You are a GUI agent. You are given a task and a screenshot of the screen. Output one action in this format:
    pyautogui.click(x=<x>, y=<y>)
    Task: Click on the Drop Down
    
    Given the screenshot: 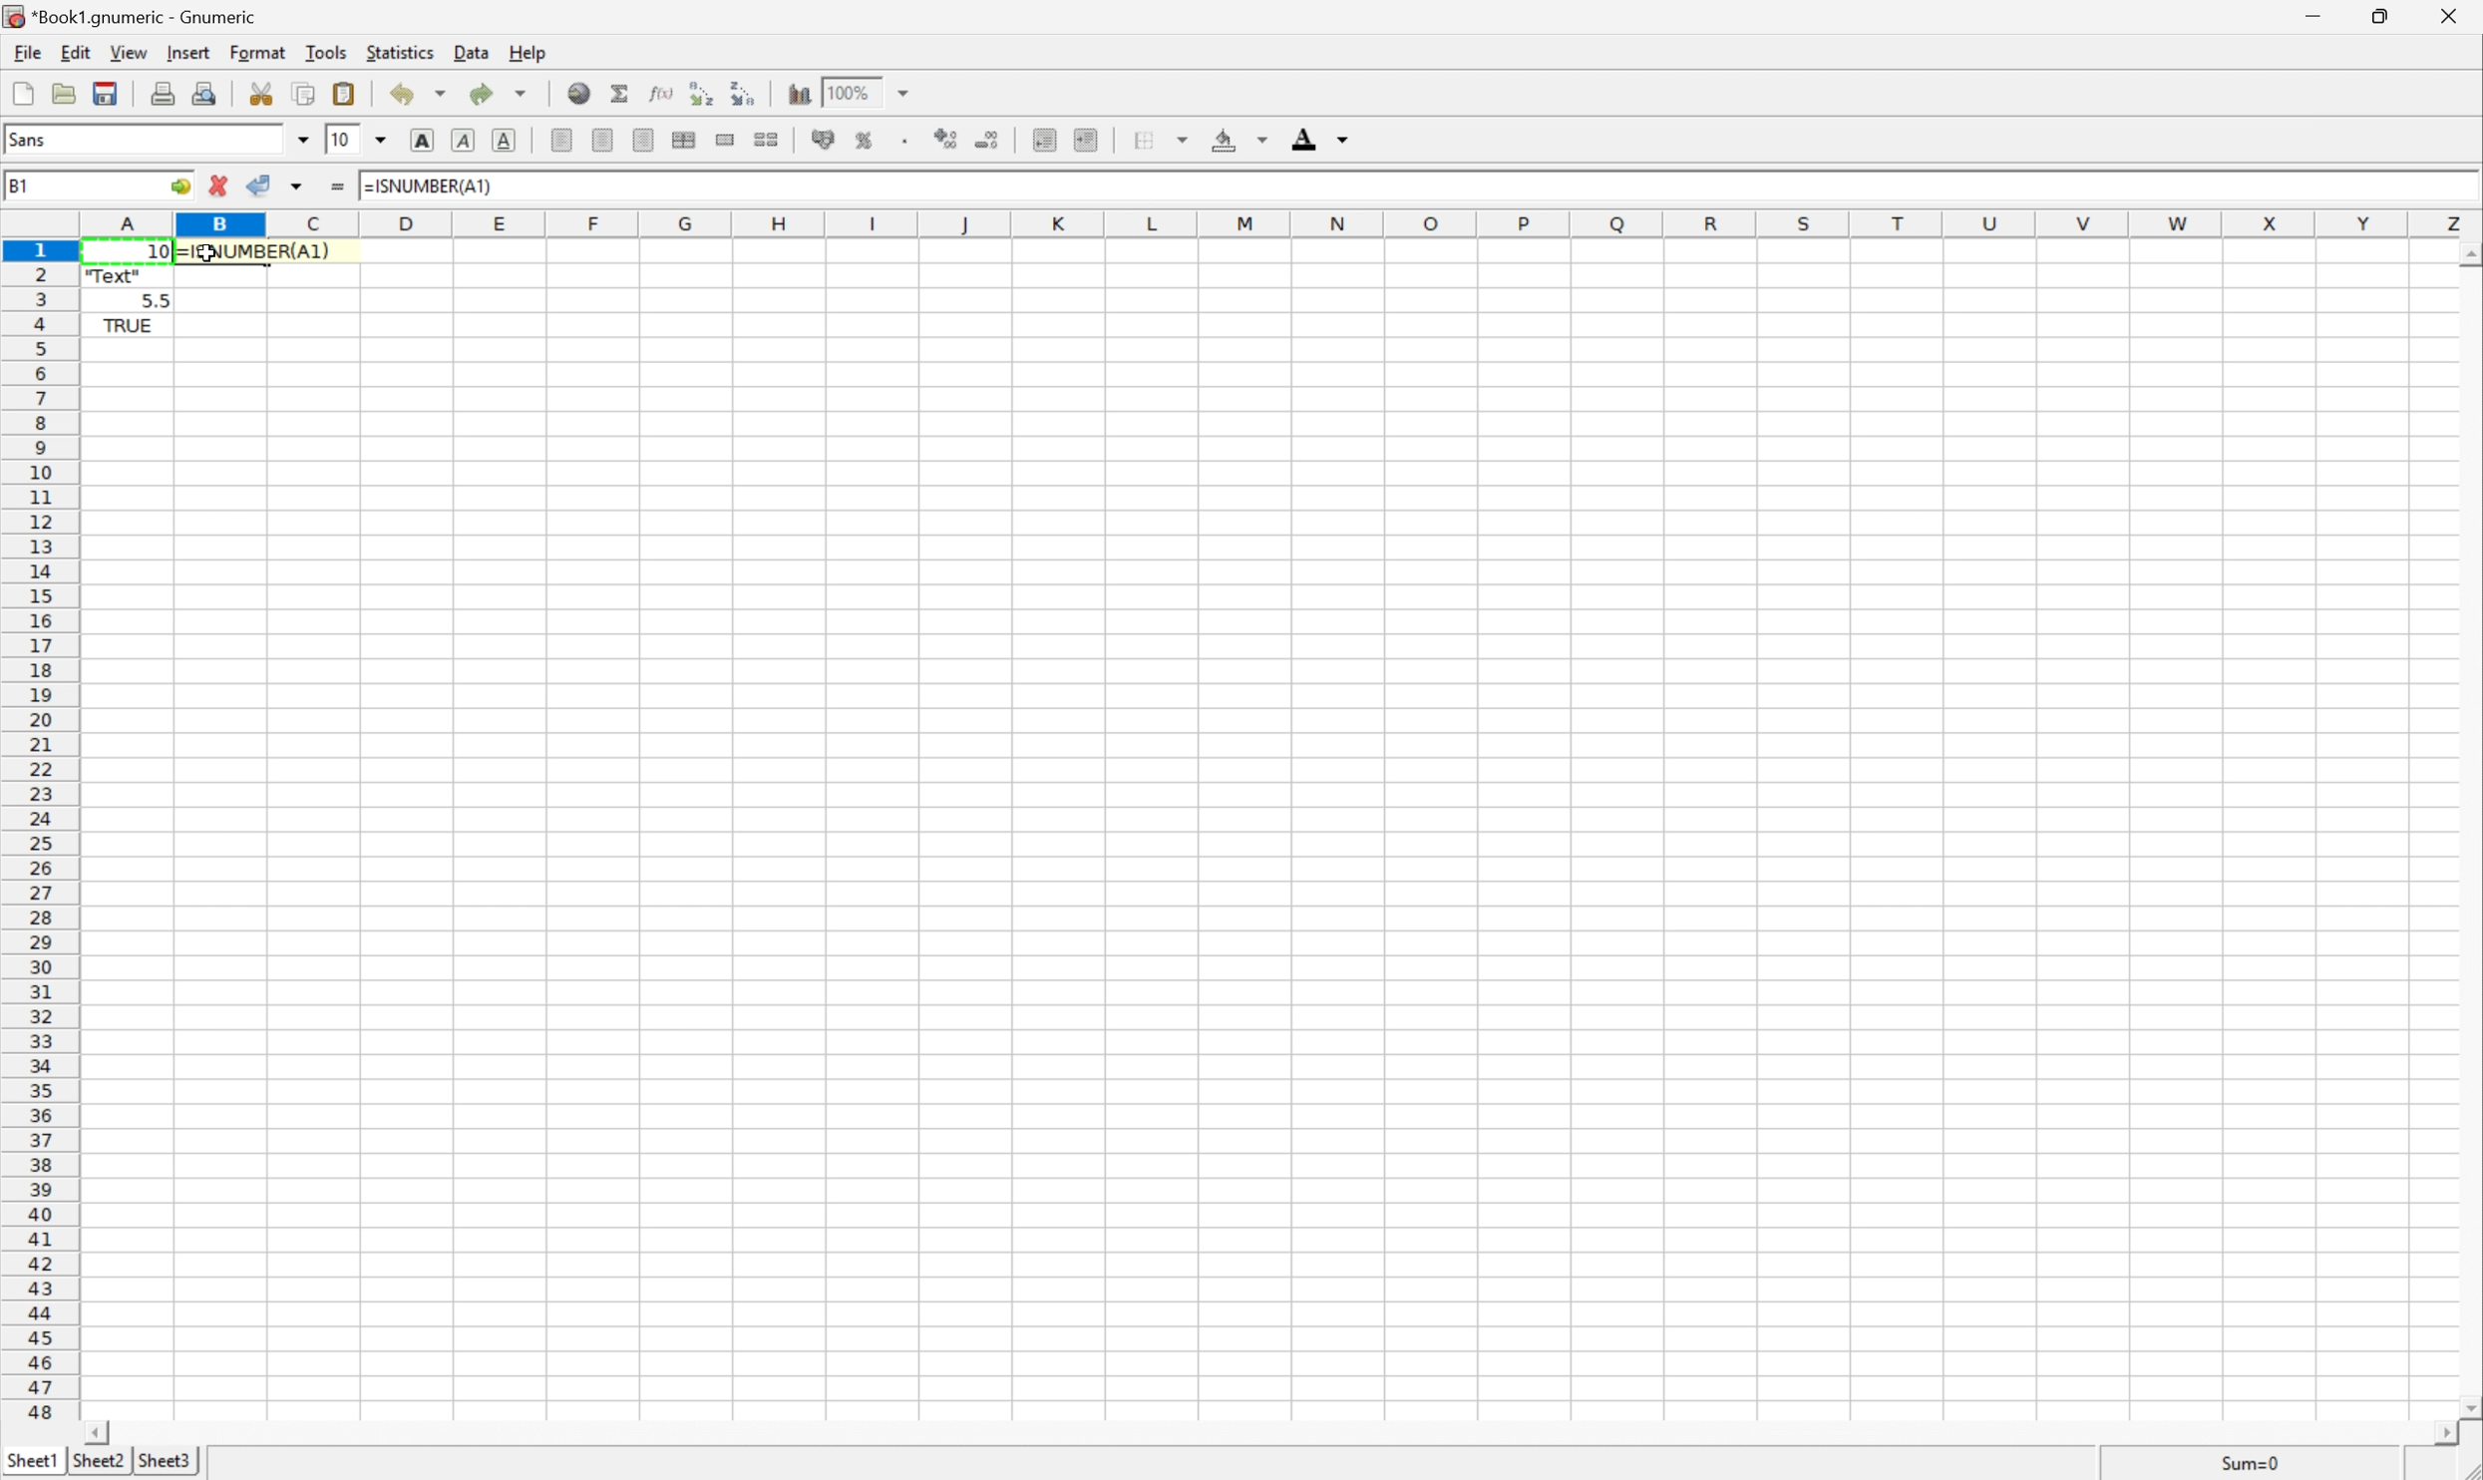 What is the action you would take?
    pyautogui.click(x=901, y=91)
    